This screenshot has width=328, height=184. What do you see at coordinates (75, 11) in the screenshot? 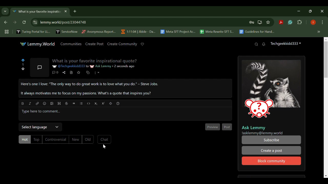
I see `Add Tab` at bounding box center [75, 11].